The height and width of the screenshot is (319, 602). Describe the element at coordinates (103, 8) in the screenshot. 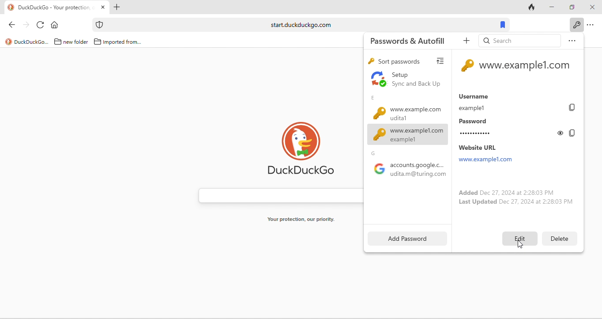

I see `close tab` at that location.